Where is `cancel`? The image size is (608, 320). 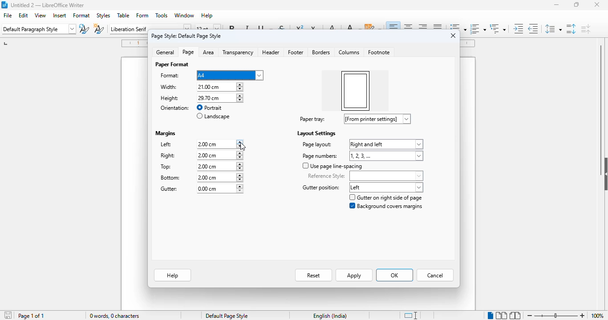
cancel is located at coordinates (435, 276).